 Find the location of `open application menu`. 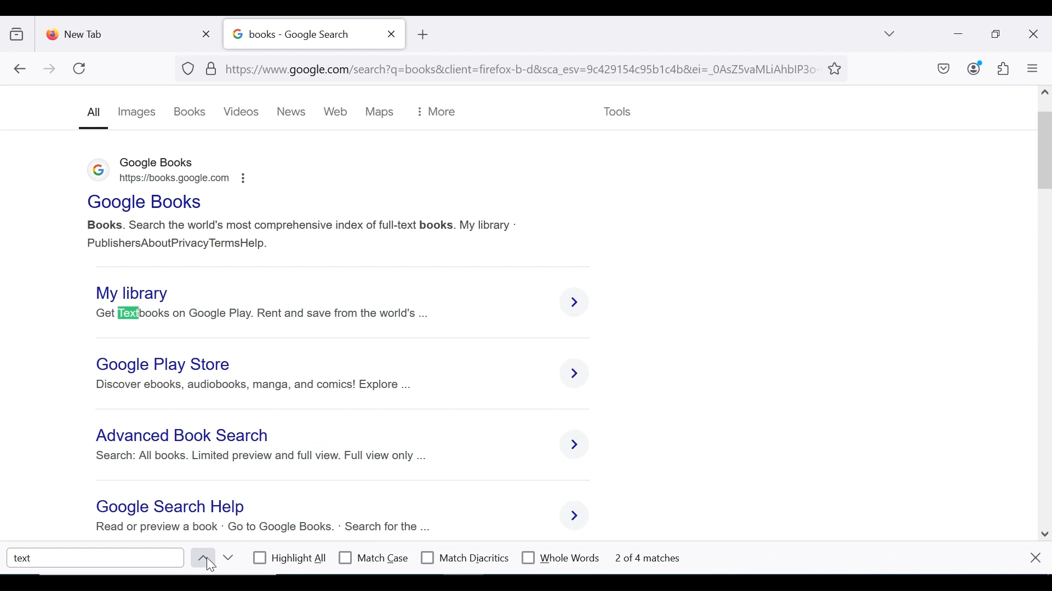

open application menu is located at coordinates (1032, 68).